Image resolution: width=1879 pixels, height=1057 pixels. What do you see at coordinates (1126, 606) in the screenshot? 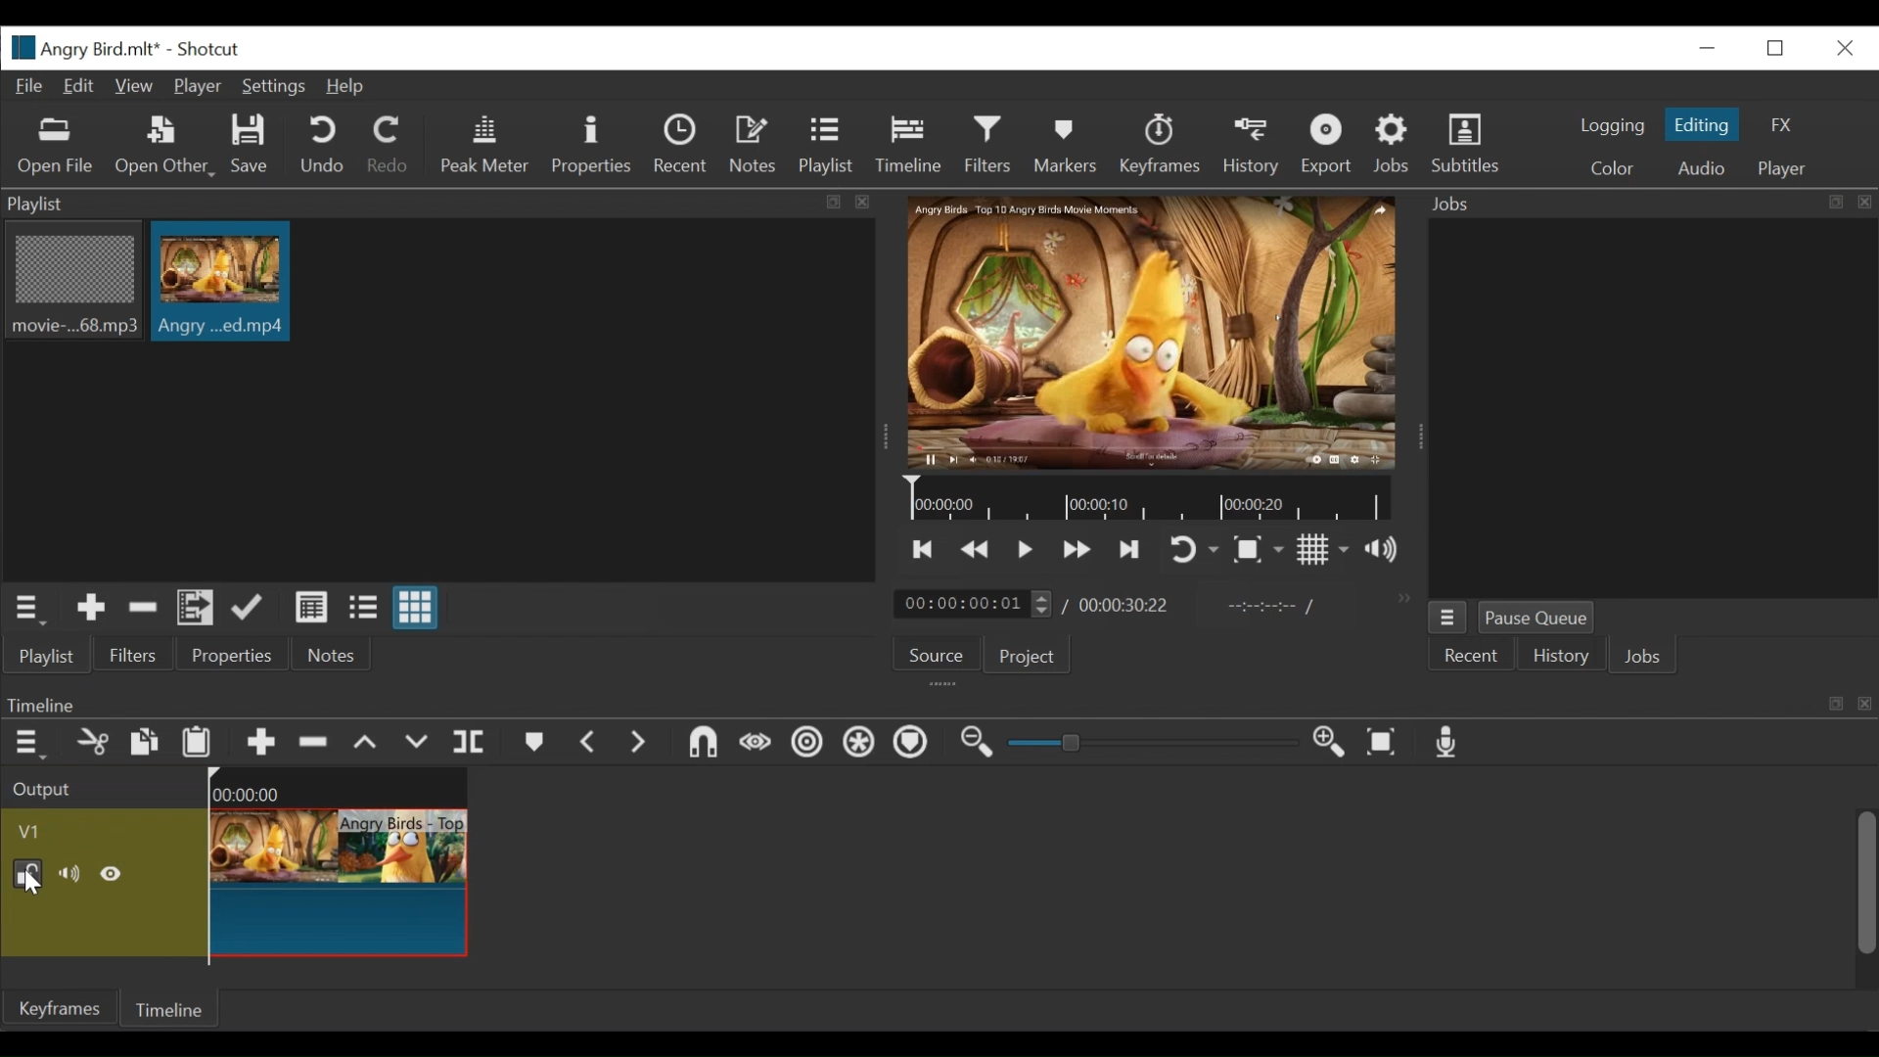
I see `Duration` at bounding box center [1126, 606].